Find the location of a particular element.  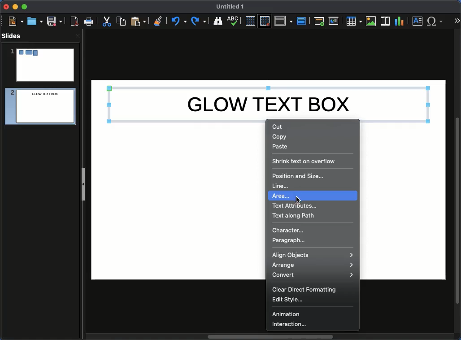

Save is located at coordinates (55, 21).